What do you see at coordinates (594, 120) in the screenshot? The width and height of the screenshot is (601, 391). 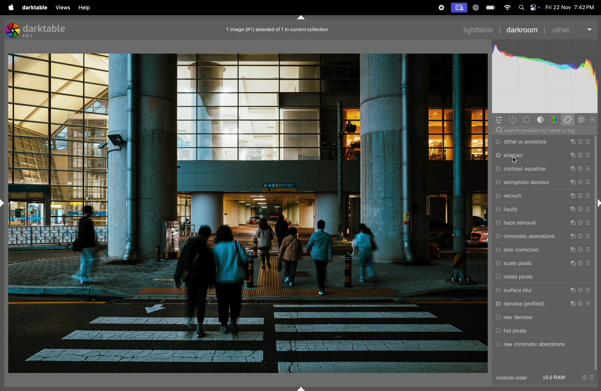 I see `reset` at bounding box center [594, 120].